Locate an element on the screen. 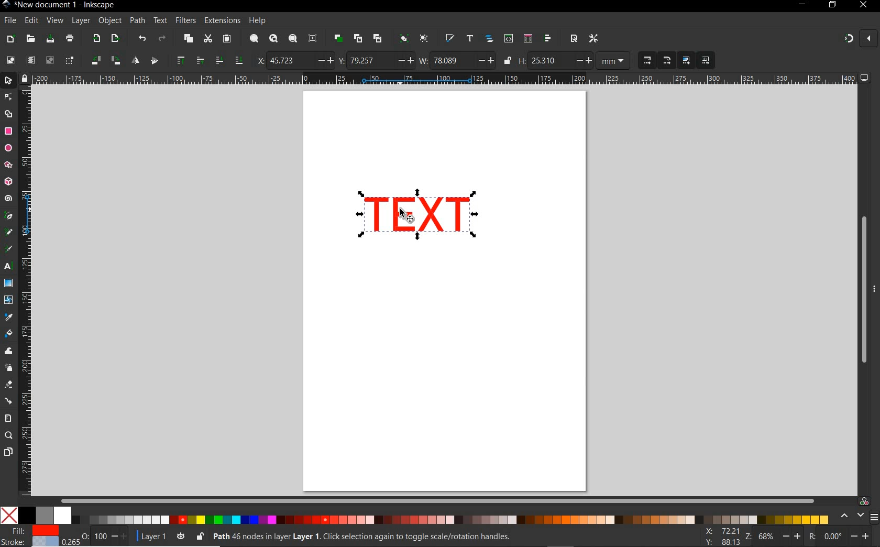 This screenshot has width=880, height=547. GROUP is located at coordinates (403, 38).